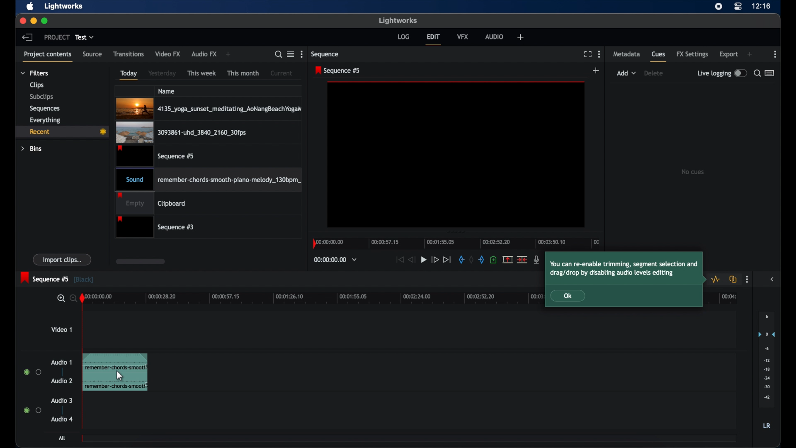  Describe the element at coordinates (626, 54) in the screenshot. I see `metadata` at that location.